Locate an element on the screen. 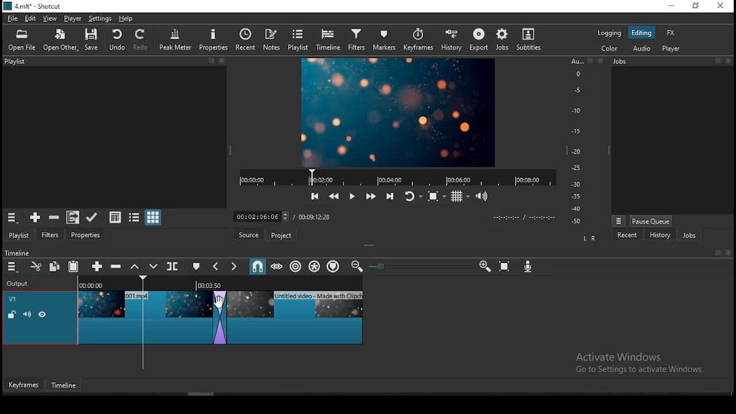 This screenshot has height=414, width=736. play quickly backwards is located at coordinates (333, 195).